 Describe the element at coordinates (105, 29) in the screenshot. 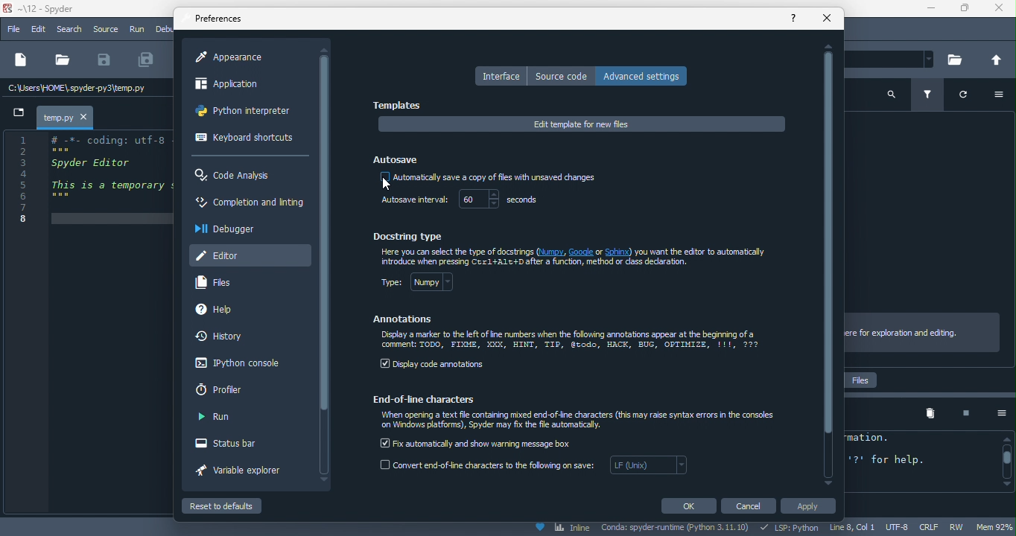

I see `source` at that location.